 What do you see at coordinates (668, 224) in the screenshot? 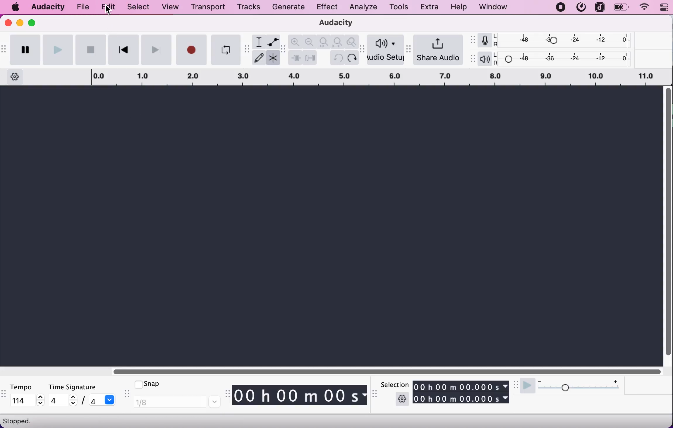
I see `vertical slider` at bounding box center [668, 224].